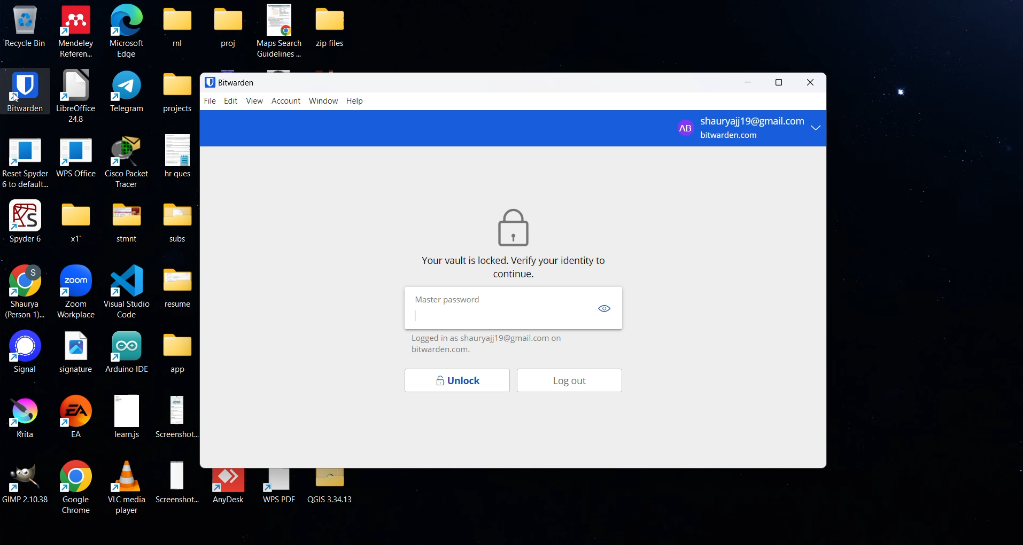 Image resolution: width=1023 pixels, height=545 pixels. Describe the element at coordinates (177, 222) in the screenshot. I see `subs` at that location.